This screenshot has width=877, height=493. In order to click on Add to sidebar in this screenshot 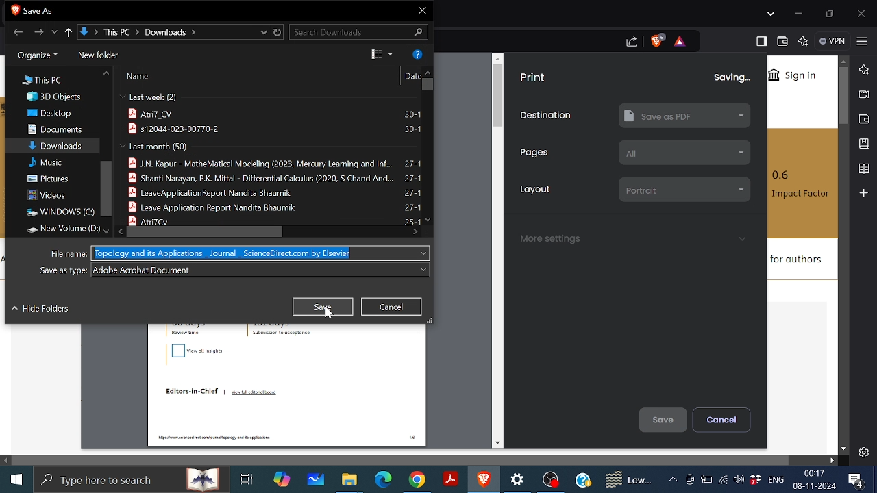, I will do `click(865, 194)`.